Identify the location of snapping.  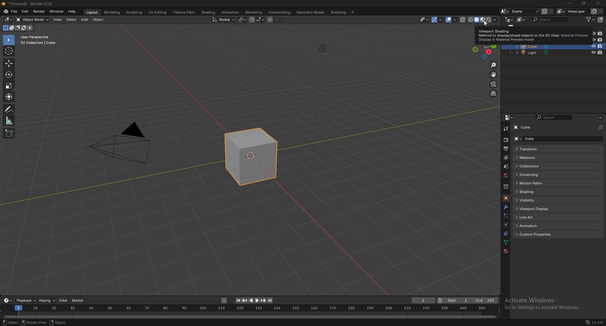
(257, 20).